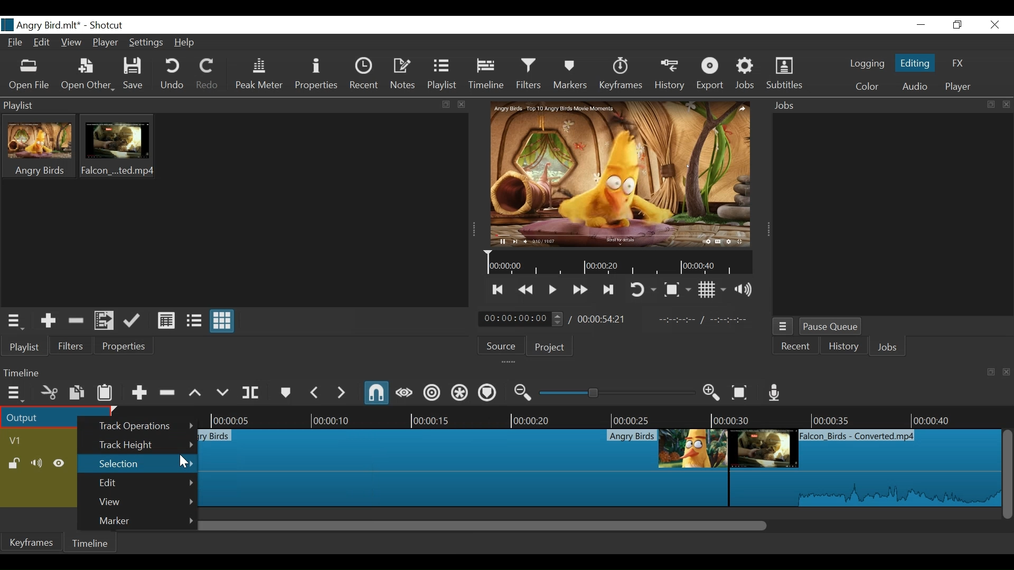 This screenshot has height=570, width=1014. What do you see at coordinates (234, 106) in the screenshot?
I see `Playlist Panel` at bounding box center [234, 106].